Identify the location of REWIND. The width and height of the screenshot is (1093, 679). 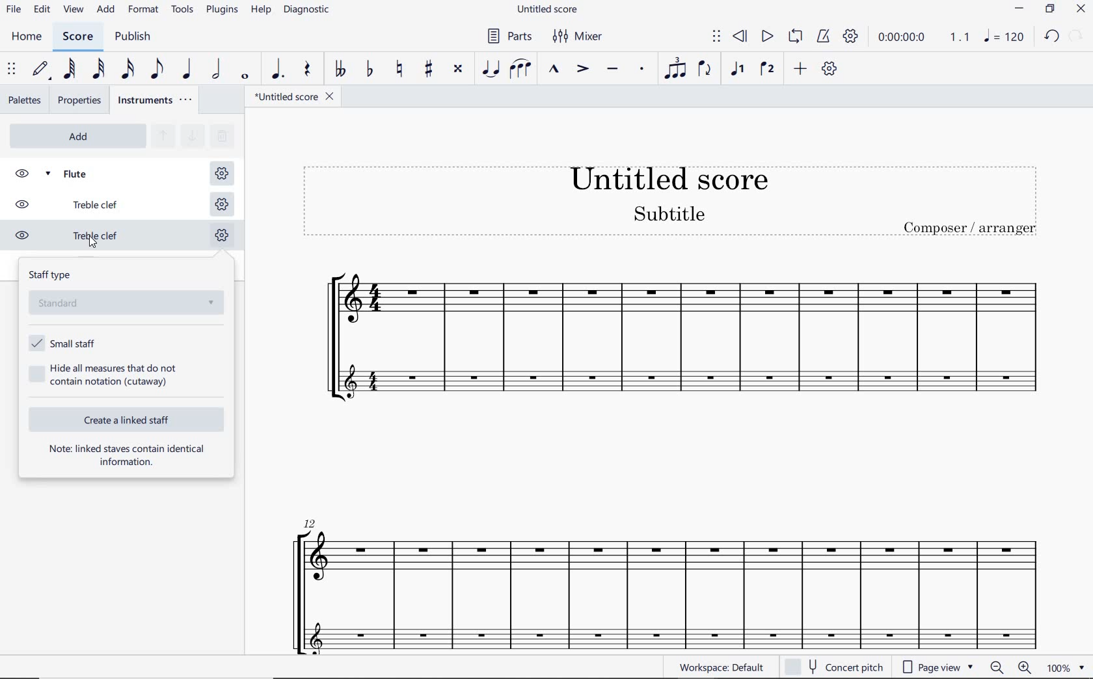
(740, 36).